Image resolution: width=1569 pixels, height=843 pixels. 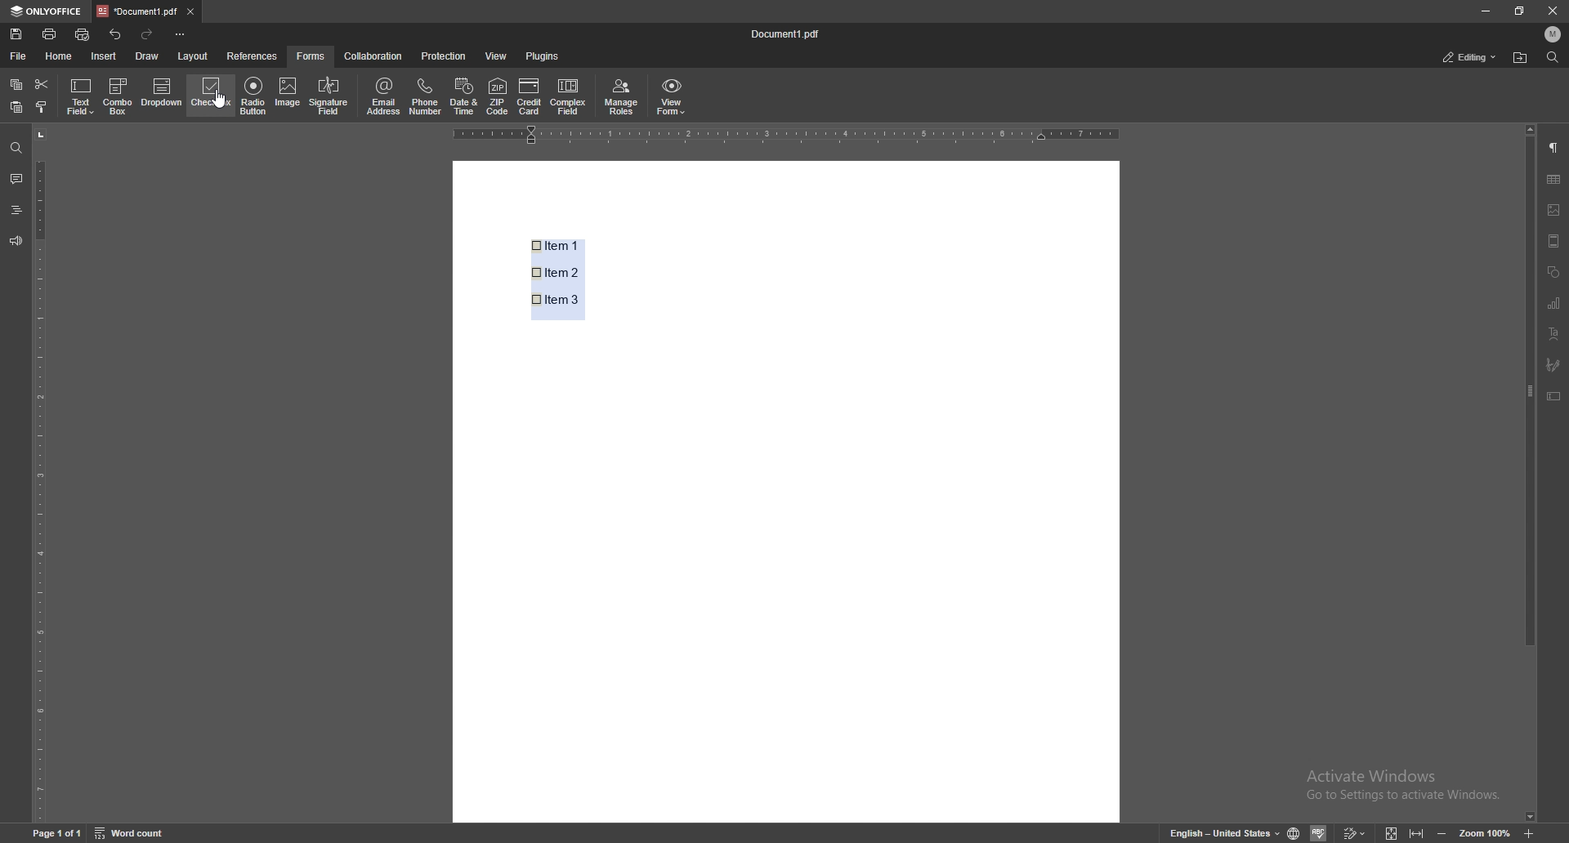 I want to click on list, so click(x=577, y=276).